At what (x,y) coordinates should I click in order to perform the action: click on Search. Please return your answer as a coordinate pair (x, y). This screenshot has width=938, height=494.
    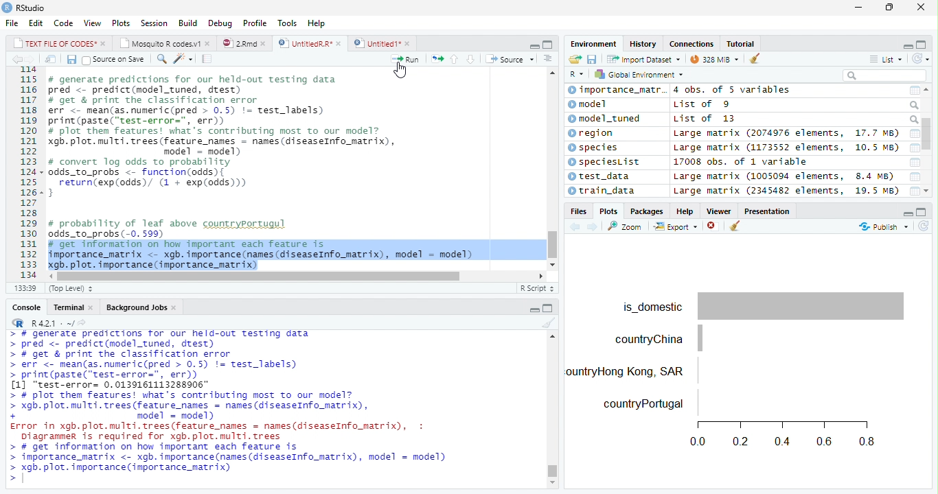
    Looking at the image, I should click on (884, 75).